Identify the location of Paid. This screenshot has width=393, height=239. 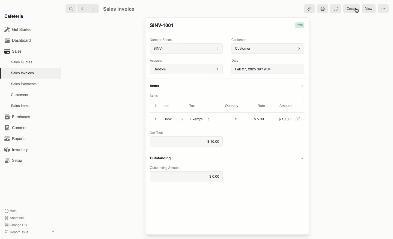
(301, 25).